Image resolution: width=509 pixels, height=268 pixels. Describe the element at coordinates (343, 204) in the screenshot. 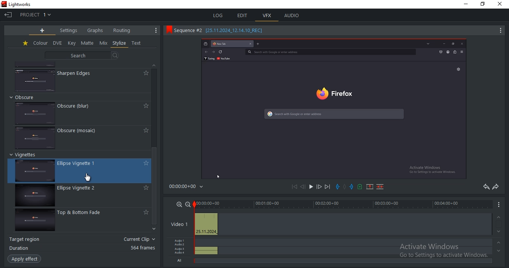

I see `timeline` at that location.